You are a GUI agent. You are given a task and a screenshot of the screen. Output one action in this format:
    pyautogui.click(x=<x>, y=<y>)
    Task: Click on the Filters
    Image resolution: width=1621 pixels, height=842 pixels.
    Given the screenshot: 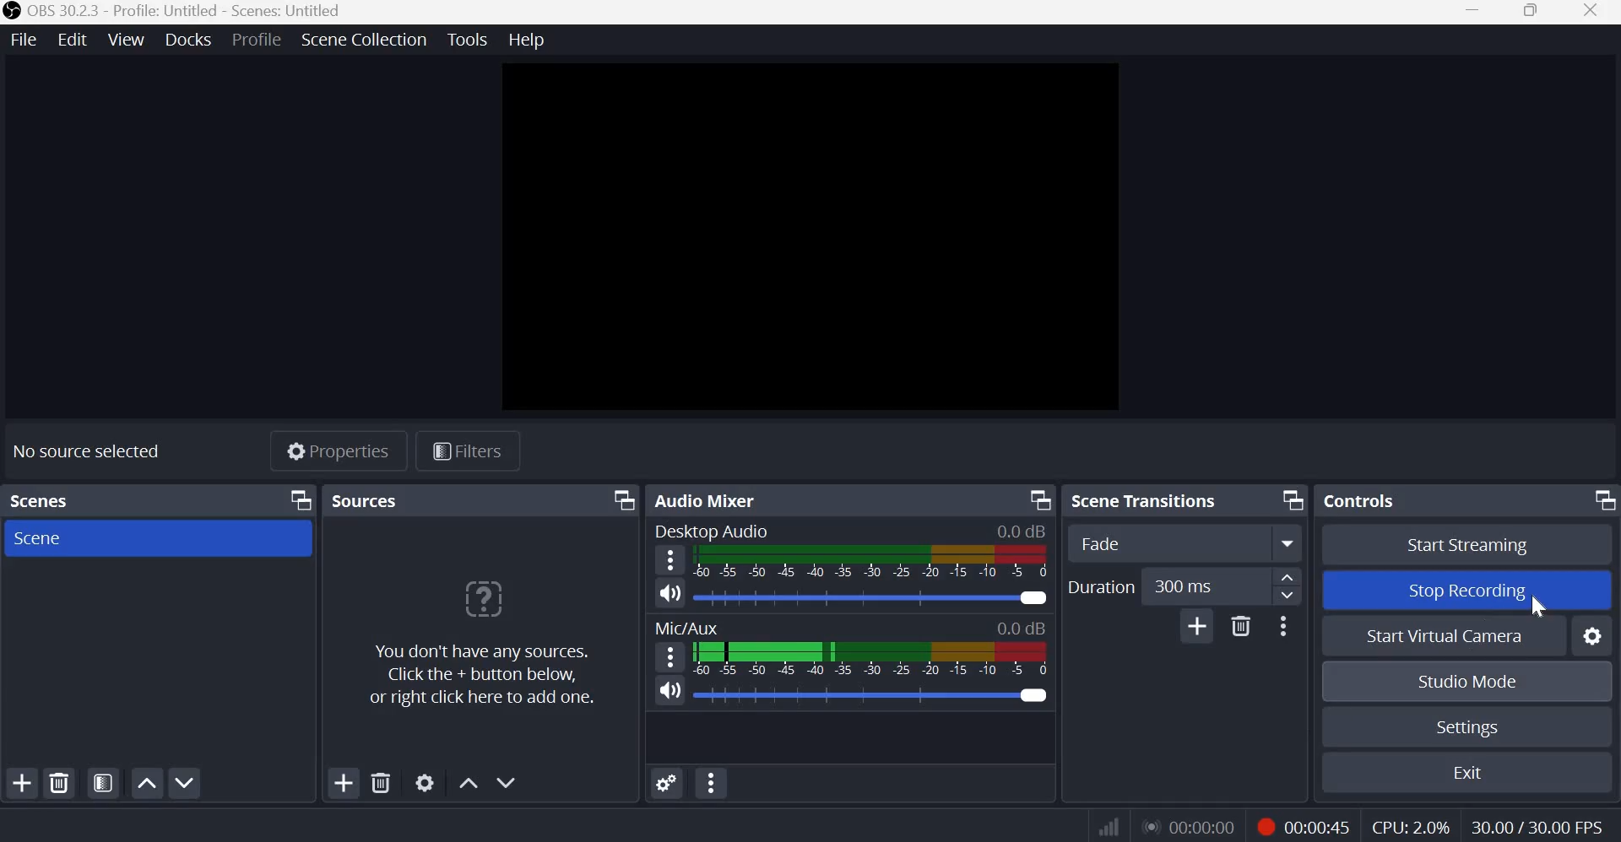 What is the action you would take?
    pyautogui.click(x=464, y=450)
    